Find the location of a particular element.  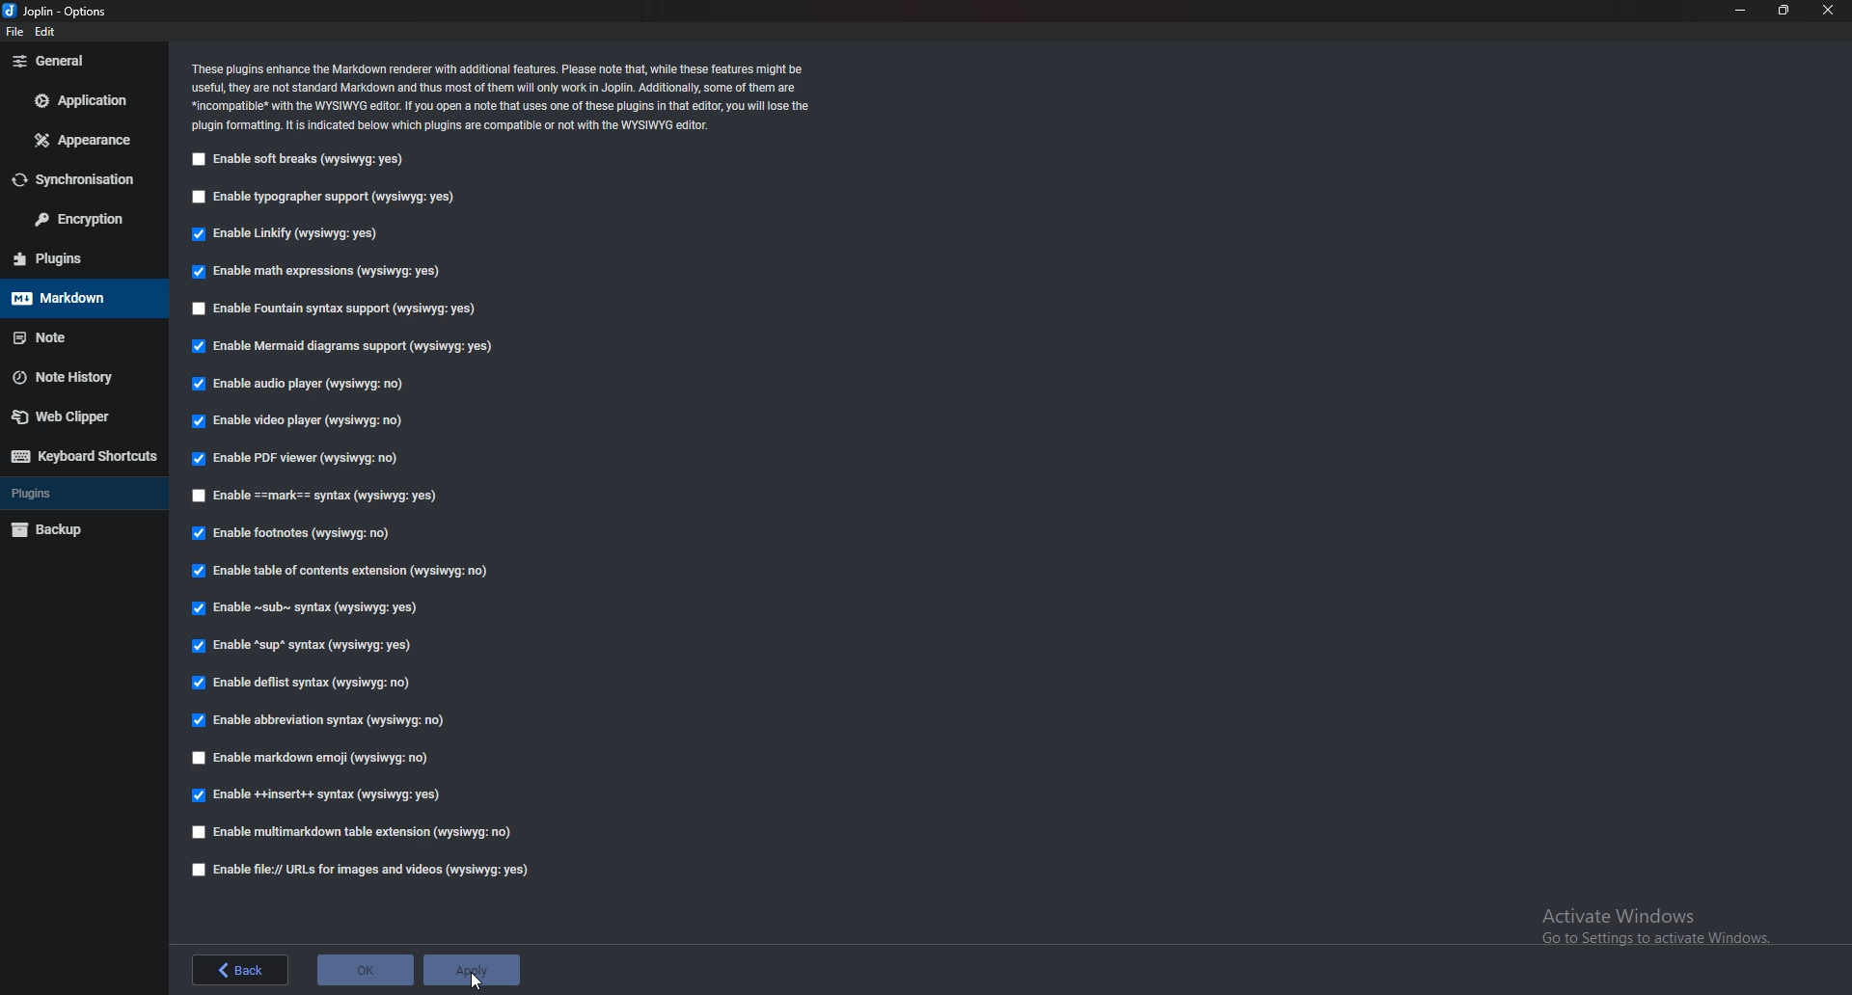

enable insert syntax is located at coordinates (317, 795).